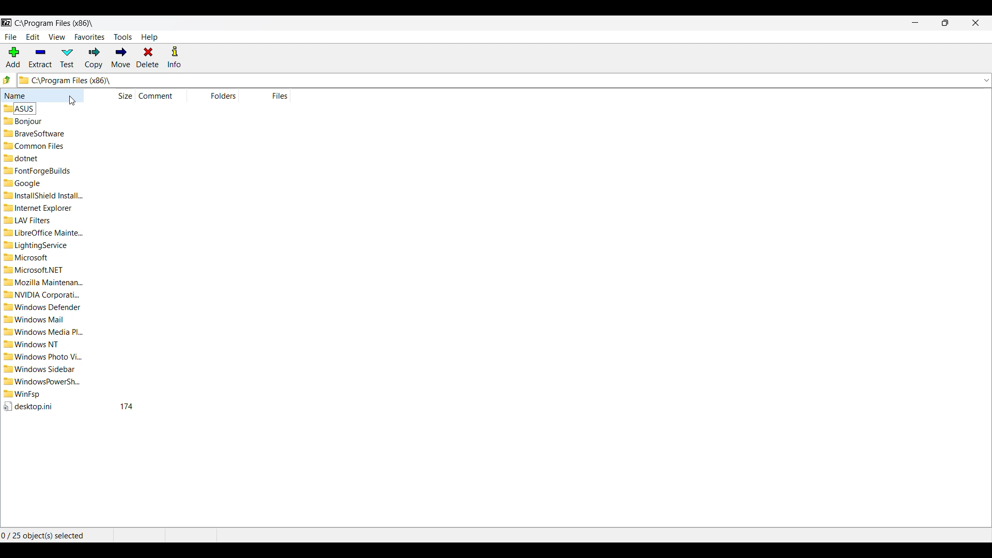 The width and height of the screenshot is (992, 558). Describe the element at coordinates (13, 57) in the screenshot. I see `Add` at that location.